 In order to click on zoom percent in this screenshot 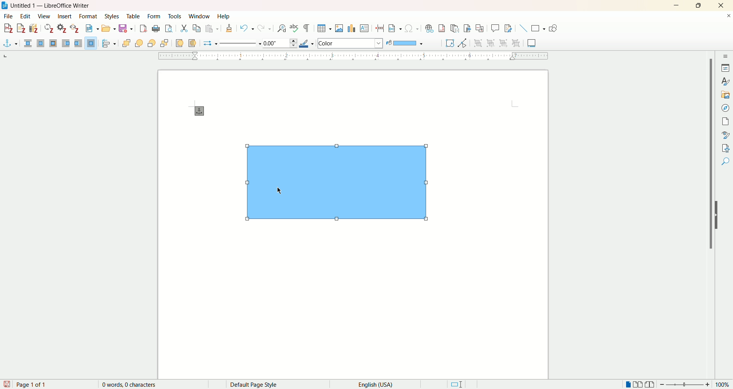, I will do `click(724, 384)`.